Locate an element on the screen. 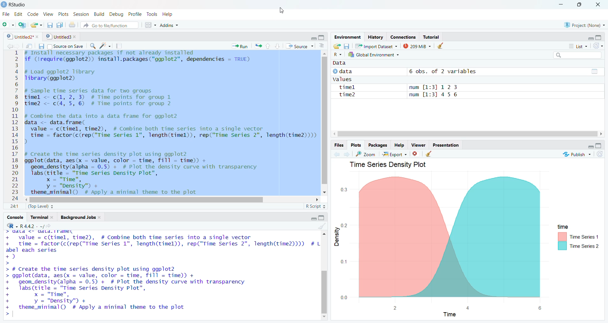 Image resolution: width=608 pixels, height=323 pixels. Re-run is located at coordinates (258, 46).